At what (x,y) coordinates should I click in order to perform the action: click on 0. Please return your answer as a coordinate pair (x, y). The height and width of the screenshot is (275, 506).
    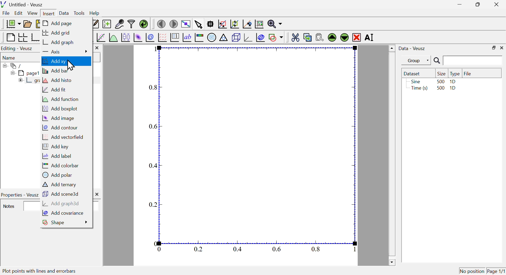
    Looking at the image, I should click on (160, 249).